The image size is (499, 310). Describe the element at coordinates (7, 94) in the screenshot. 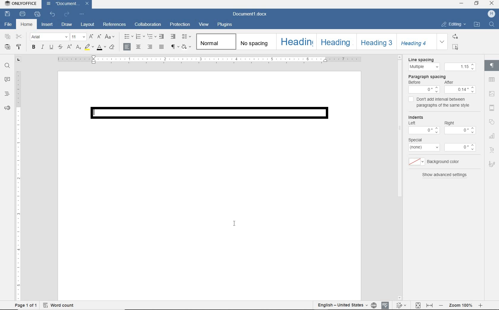

I see `headings` at that location.